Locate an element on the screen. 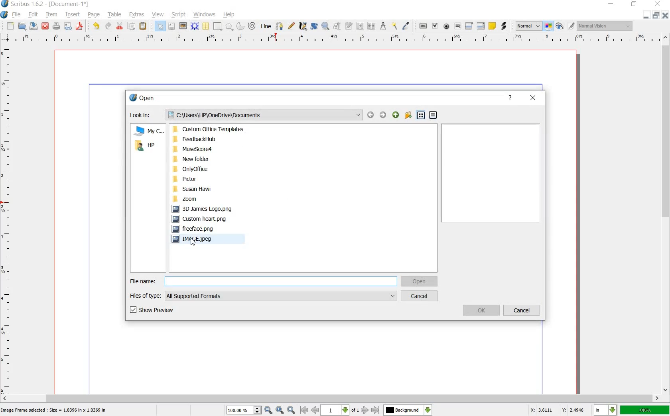 Image resolution: width=670 pixels, height=416 pixels. set unit is located at coordinates (605, 410).